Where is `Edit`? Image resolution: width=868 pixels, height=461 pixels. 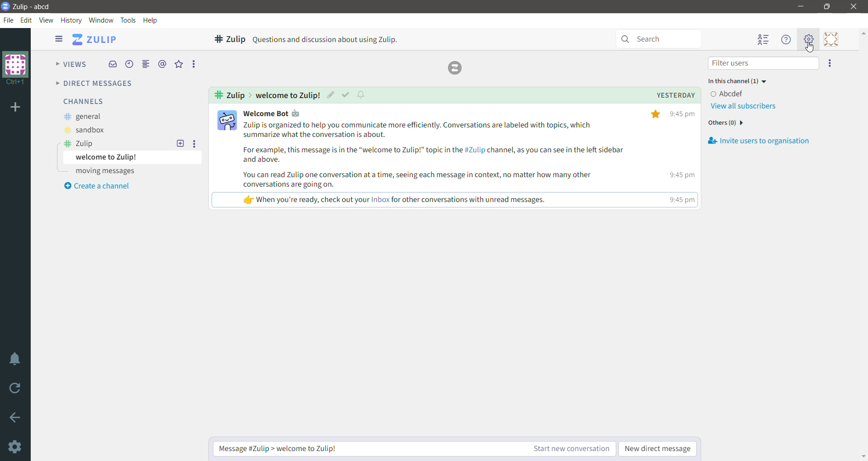
Edit is located at coordinates (28, 20).